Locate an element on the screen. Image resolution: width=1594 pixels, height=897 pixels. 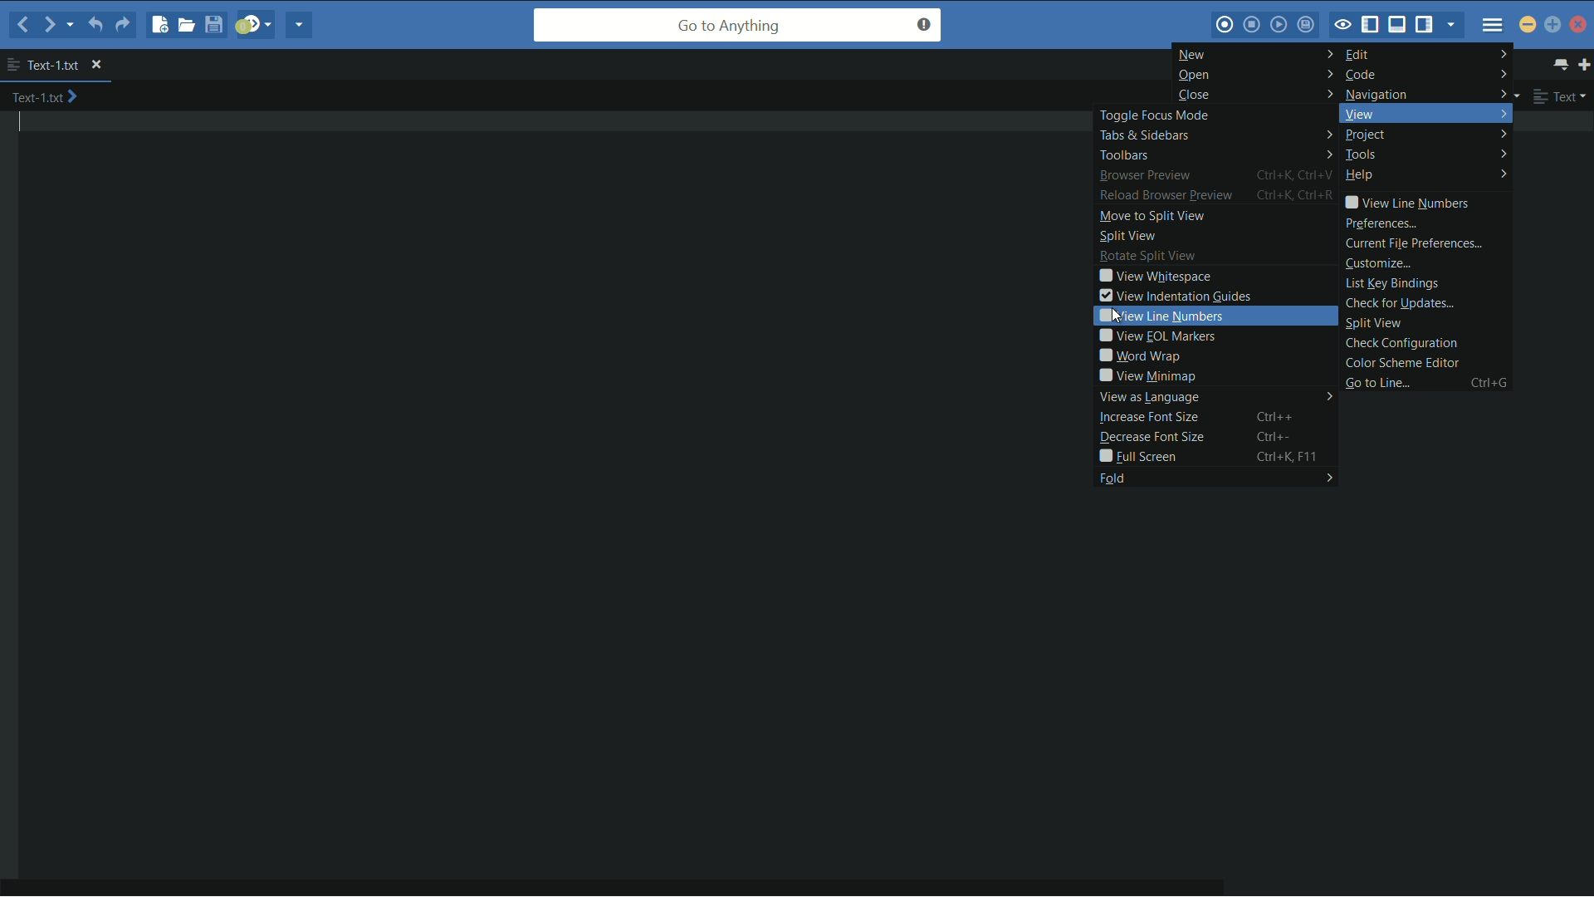
show all tabs is located at coordinates (1558, 63).